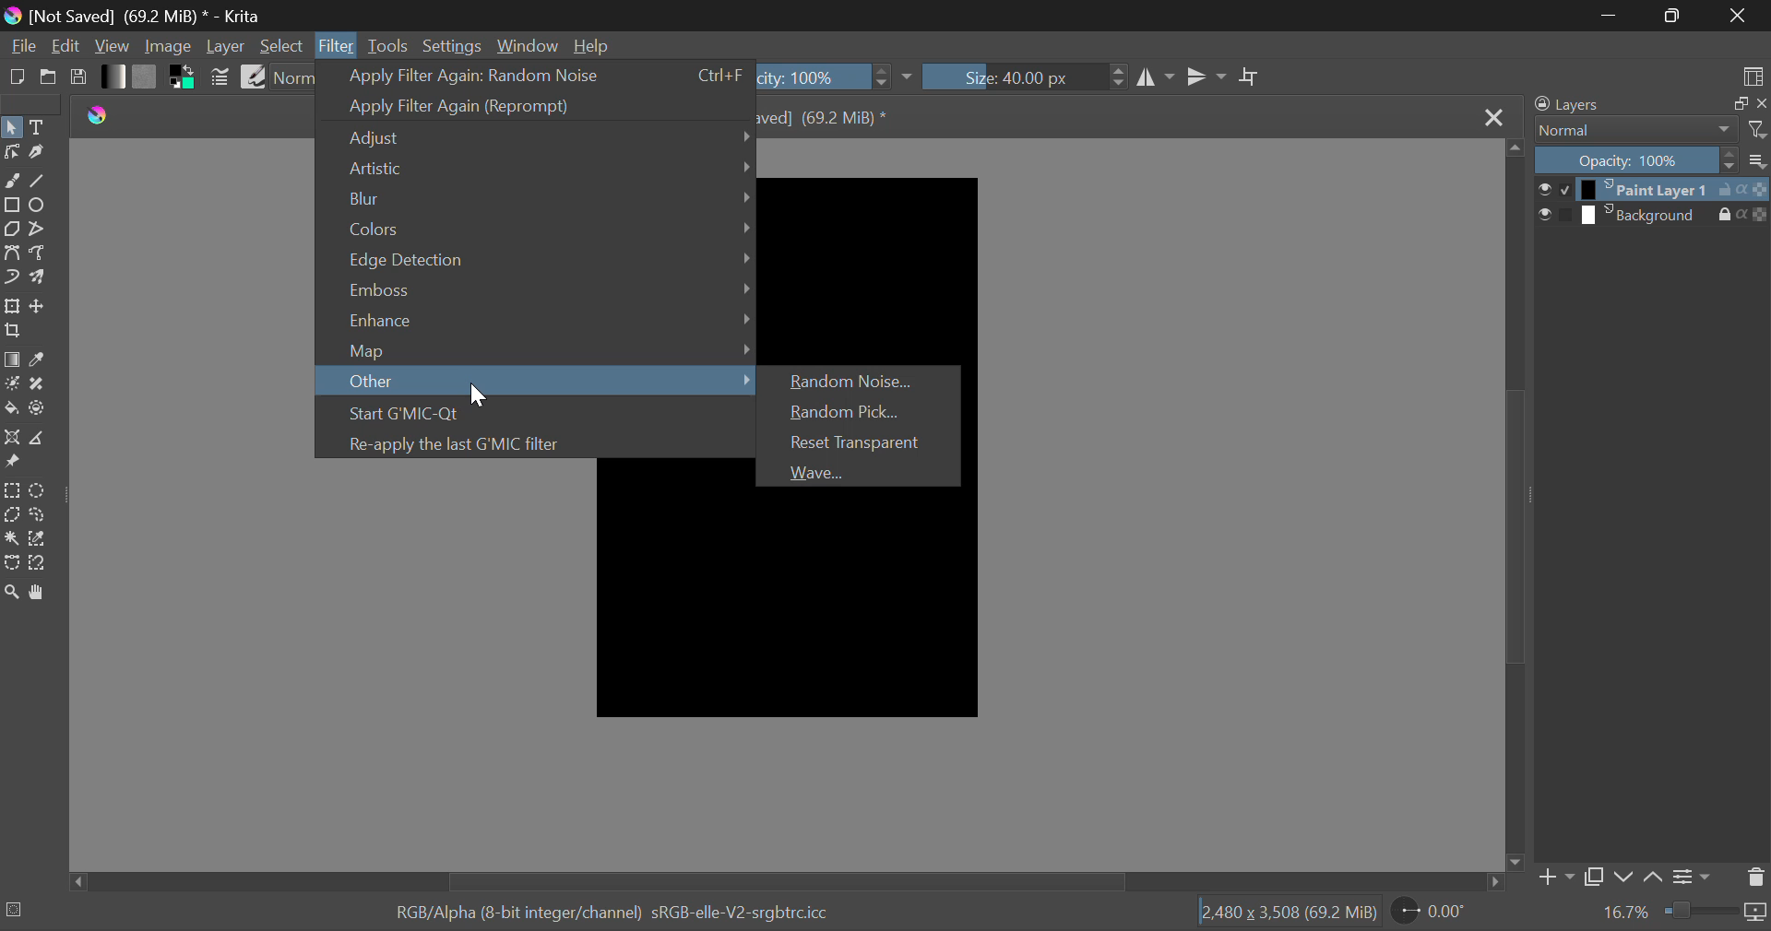 This screenshot has height=931, width=1771. Describe the element at coordinates (12, 305) in the screenshot. I see `Transform Layer` at that location.